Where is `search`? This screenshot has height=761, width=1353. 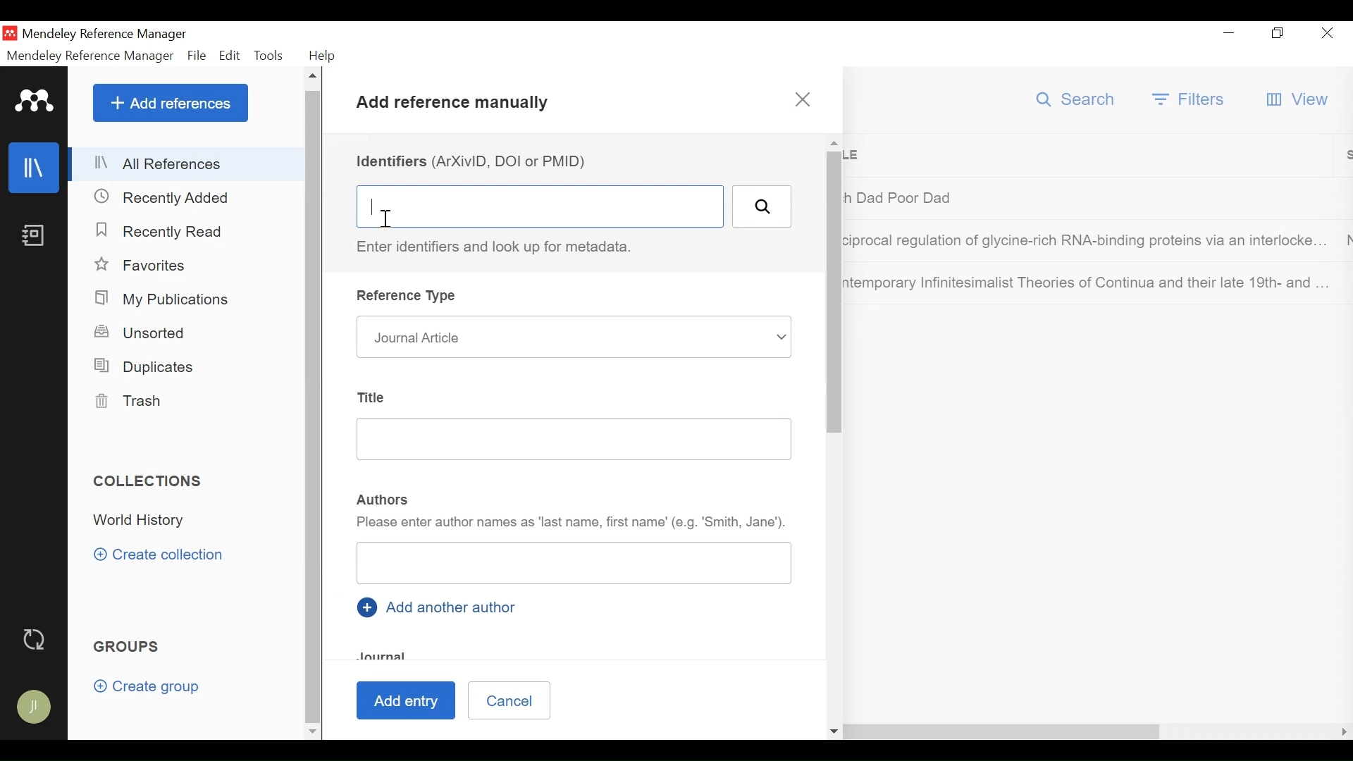
search is located at coordinates (761, 206).